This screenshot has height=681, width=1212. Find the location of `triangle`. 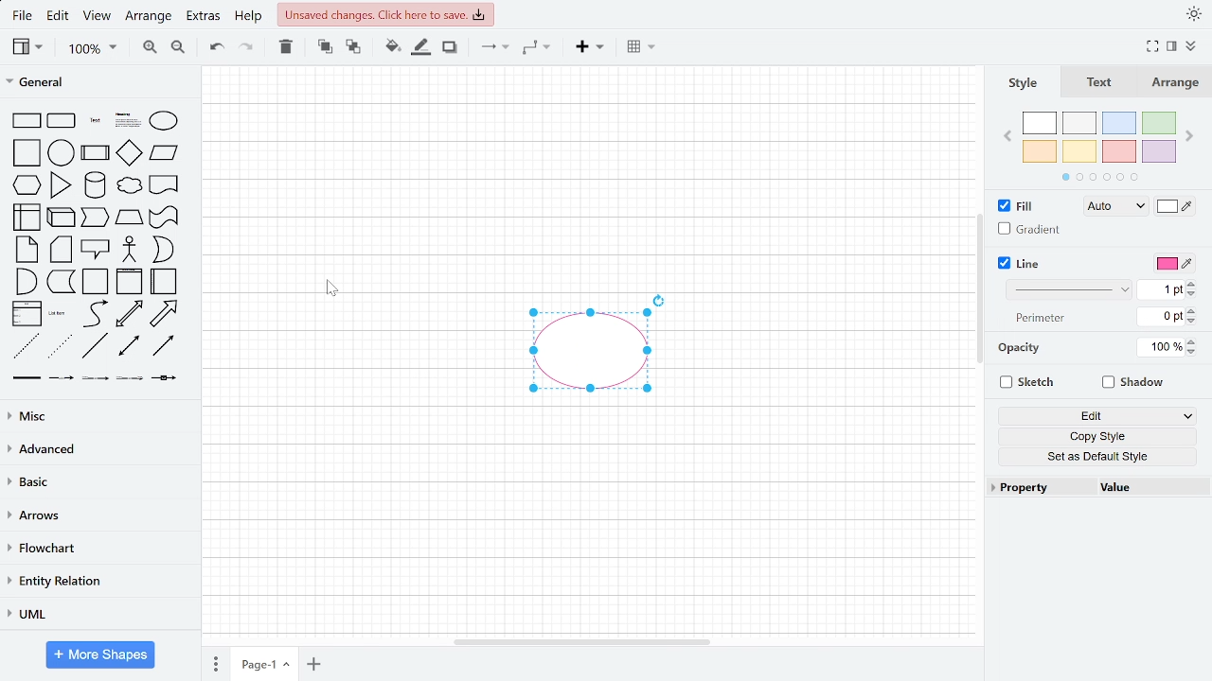

triangle is located at coordinates (61, 185).